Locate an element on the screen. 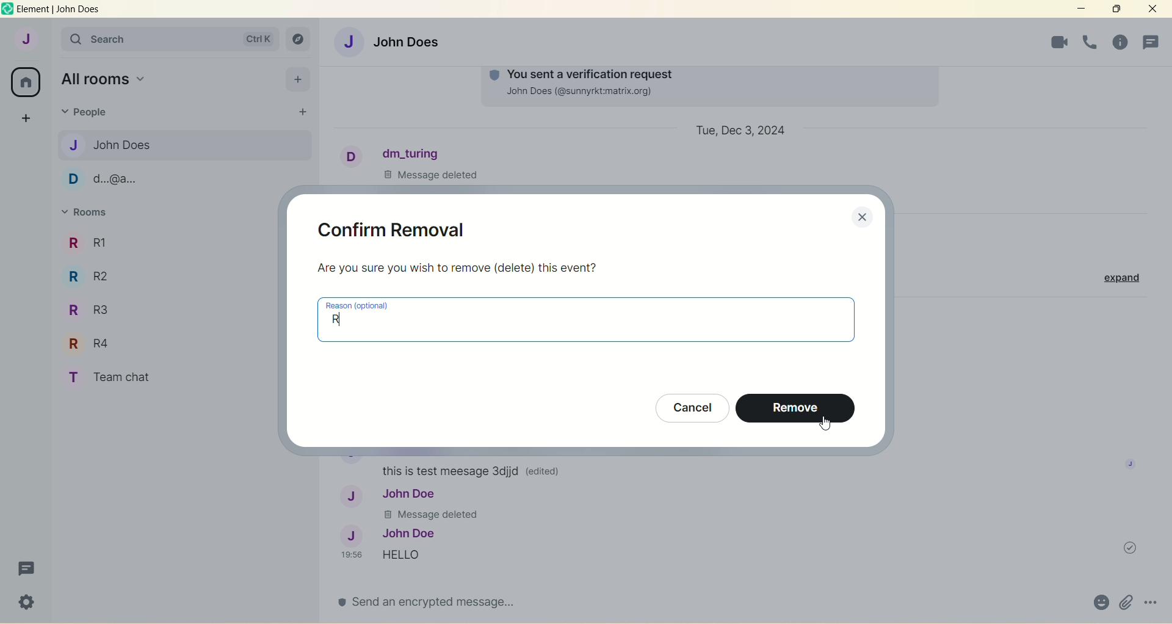 The width and height of the screenshot is (1172, 624). all rooms is located at coordinates (105, 79).